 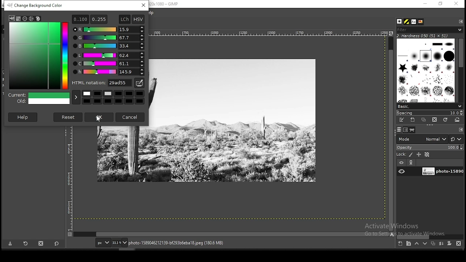 I want to click on watercolor, so click(x=25, y=19).